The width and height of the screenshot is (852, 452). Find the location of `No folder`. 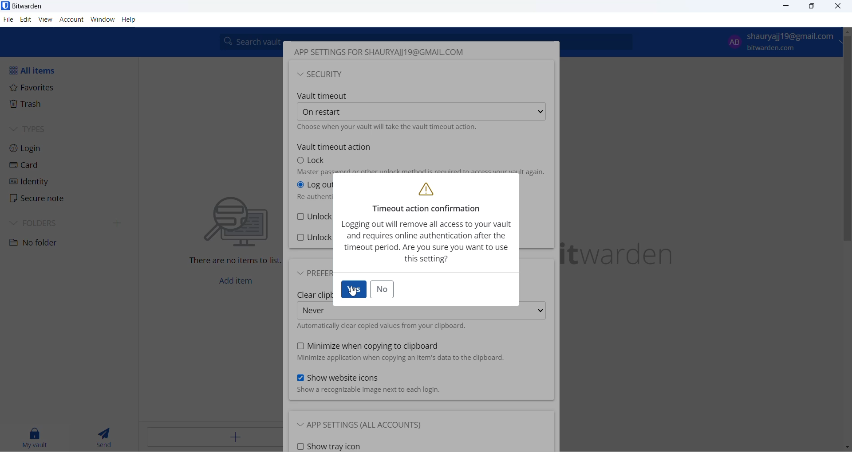

No folder is located at coordinates (37, 244).